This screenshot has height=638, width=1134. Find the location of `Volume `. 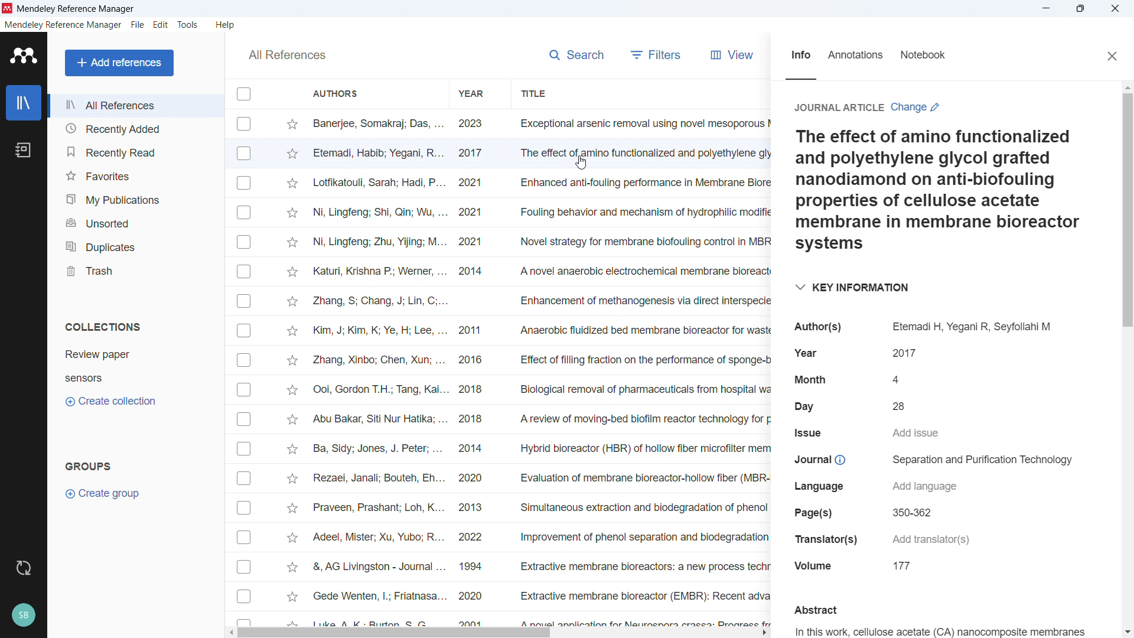

Volume  is located at coordinates (853, 564).